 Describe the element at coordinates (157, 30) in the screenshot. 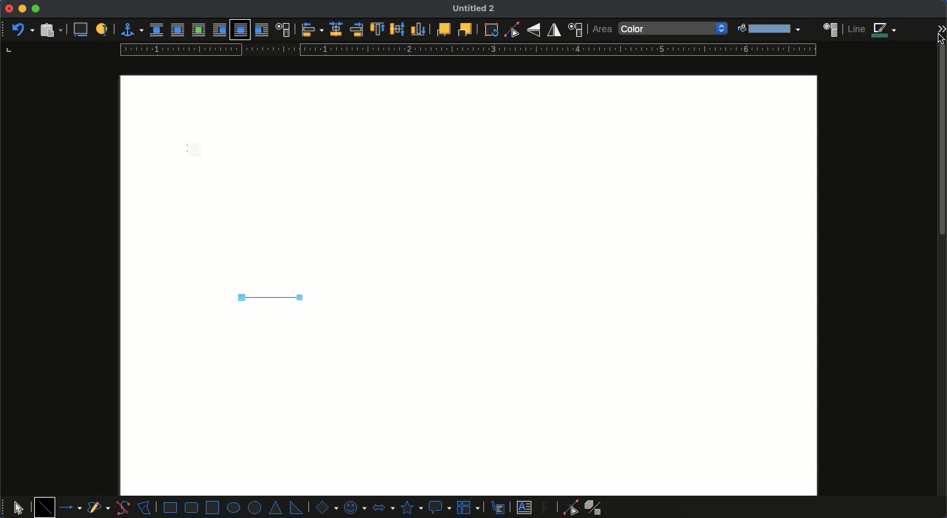

I see `none` at that location.